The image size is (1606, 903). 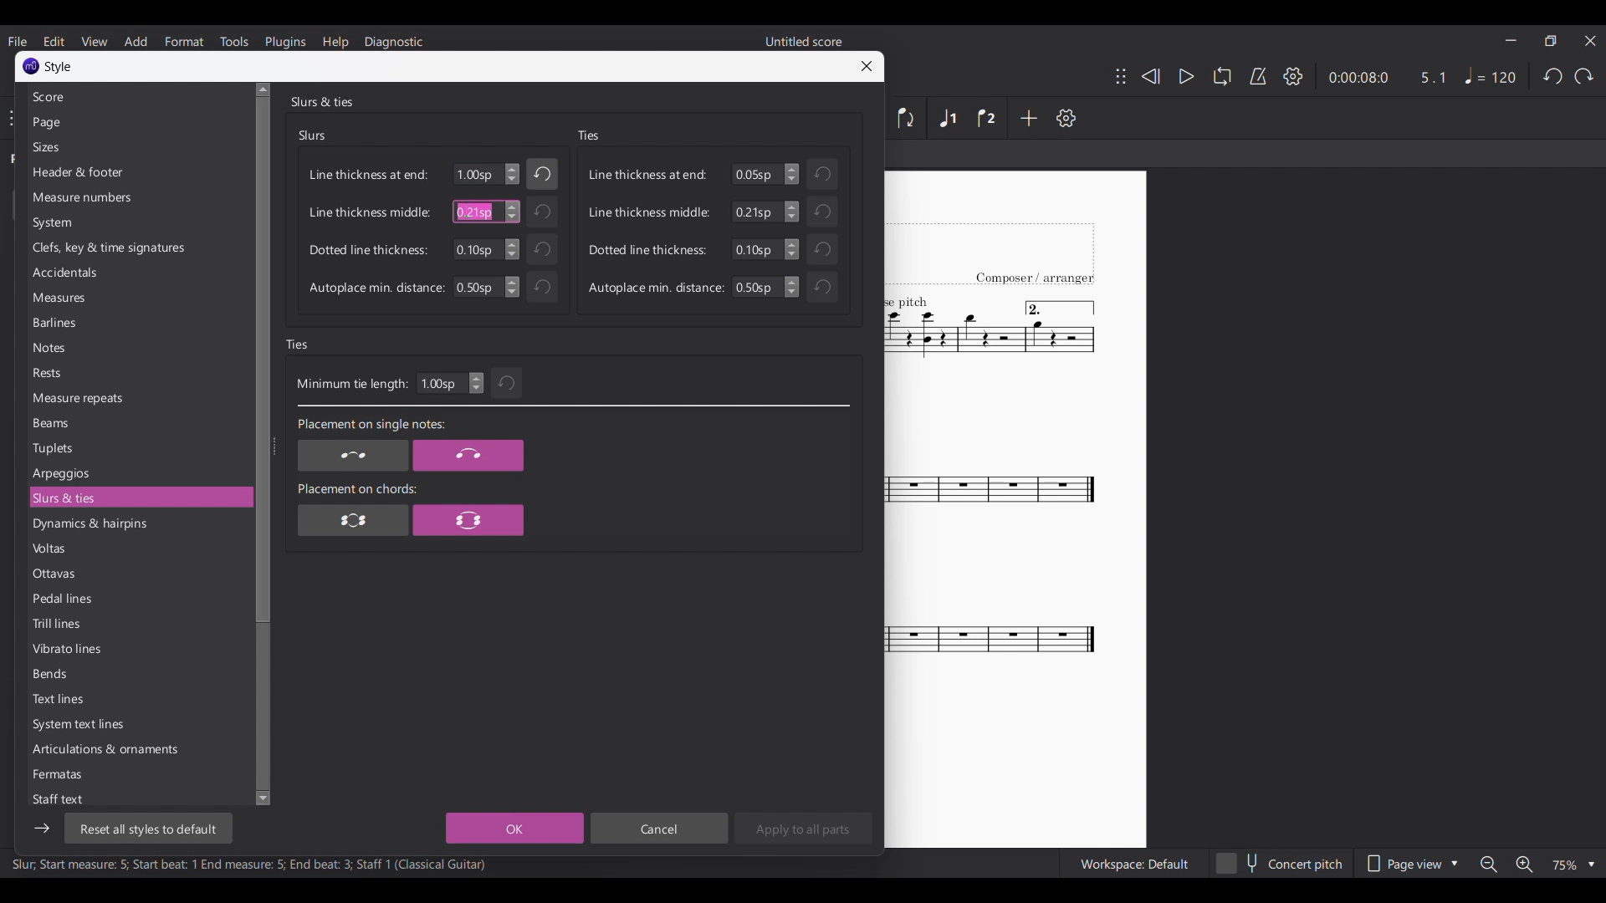 What do you see at coordinates (822, 174) in the screenshot?
I see `Undo` at bounding box center [822, 174].